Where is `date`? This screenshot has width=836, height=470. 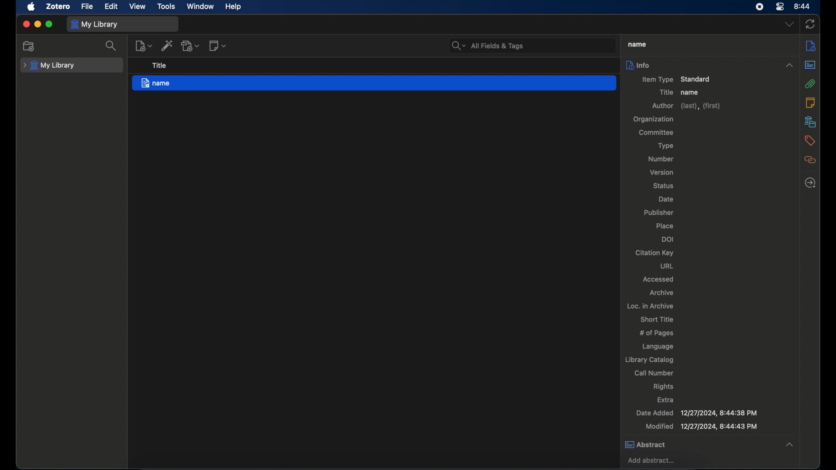 date is located at coordinates (664, 199).